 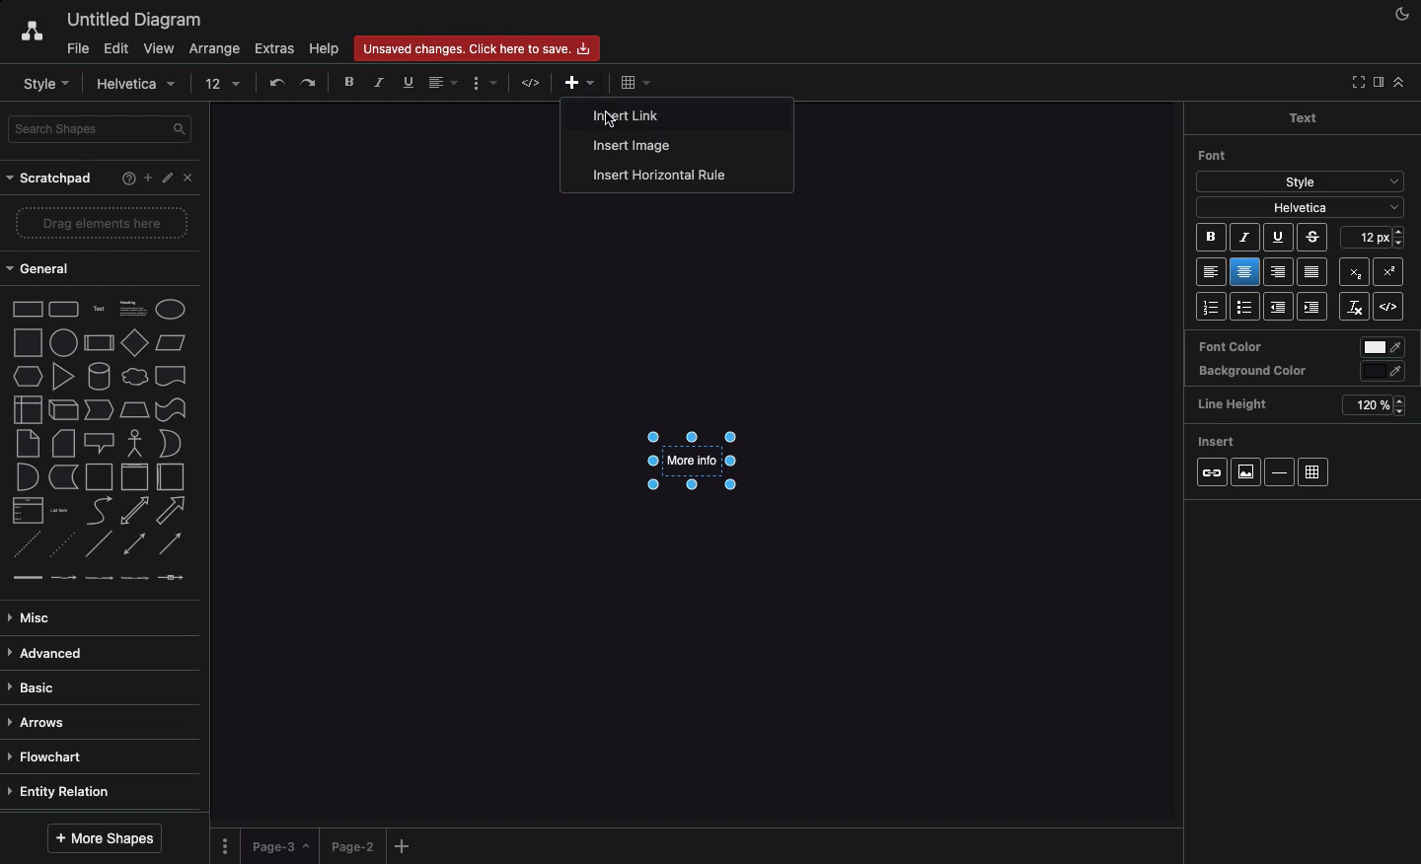 What do you see at coordinates (133, 444) in the screenshot?
I see `actor` at bounding box center [133, 444].